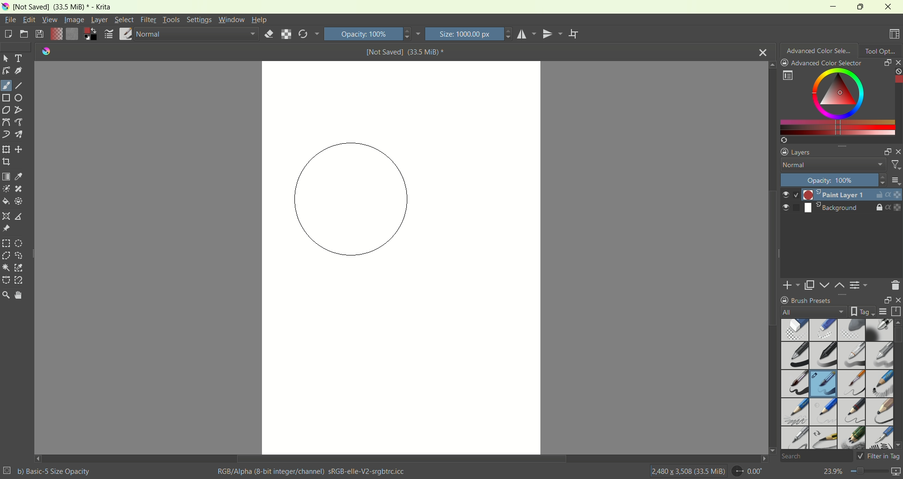 Image resolution: width=903 pixels, height=479 pixels. Describe the element at coordinates (894, 208) in the screenshot. I see `properties` at that location.